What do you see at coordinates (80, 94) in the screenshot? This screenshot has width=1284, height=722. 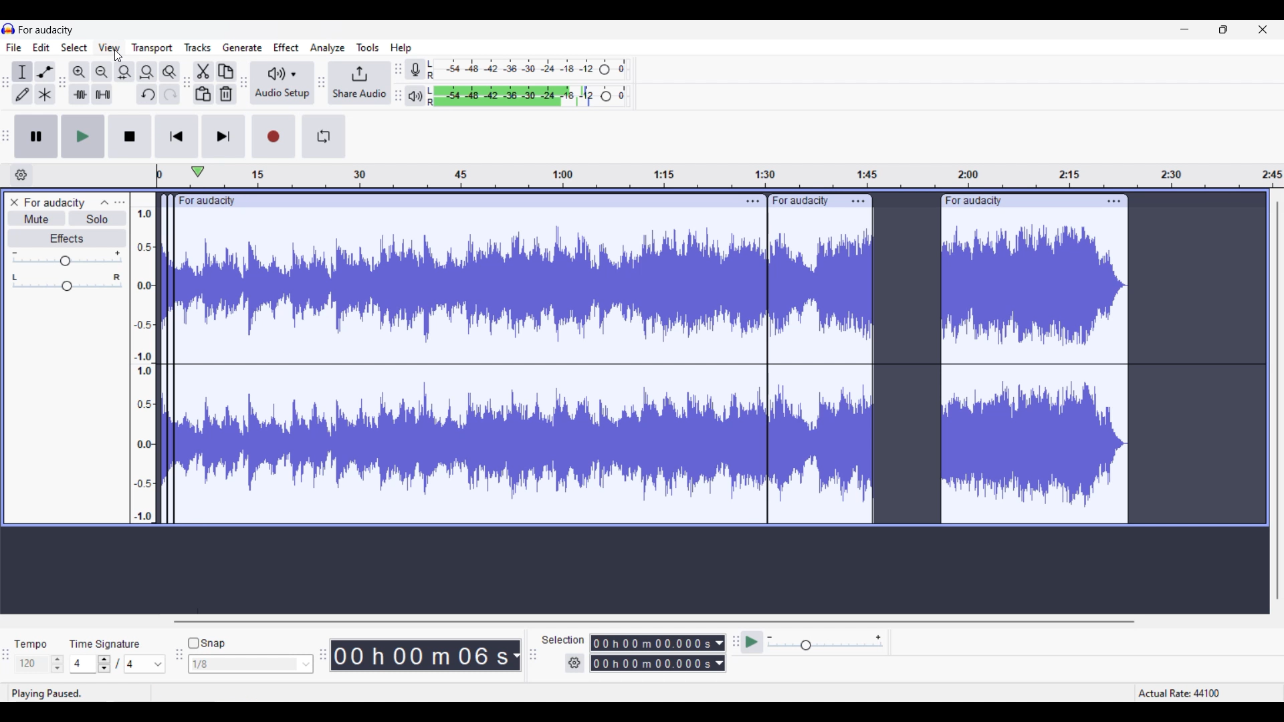 I see `Trim audio outside selection` at bounding box center [80, 94].